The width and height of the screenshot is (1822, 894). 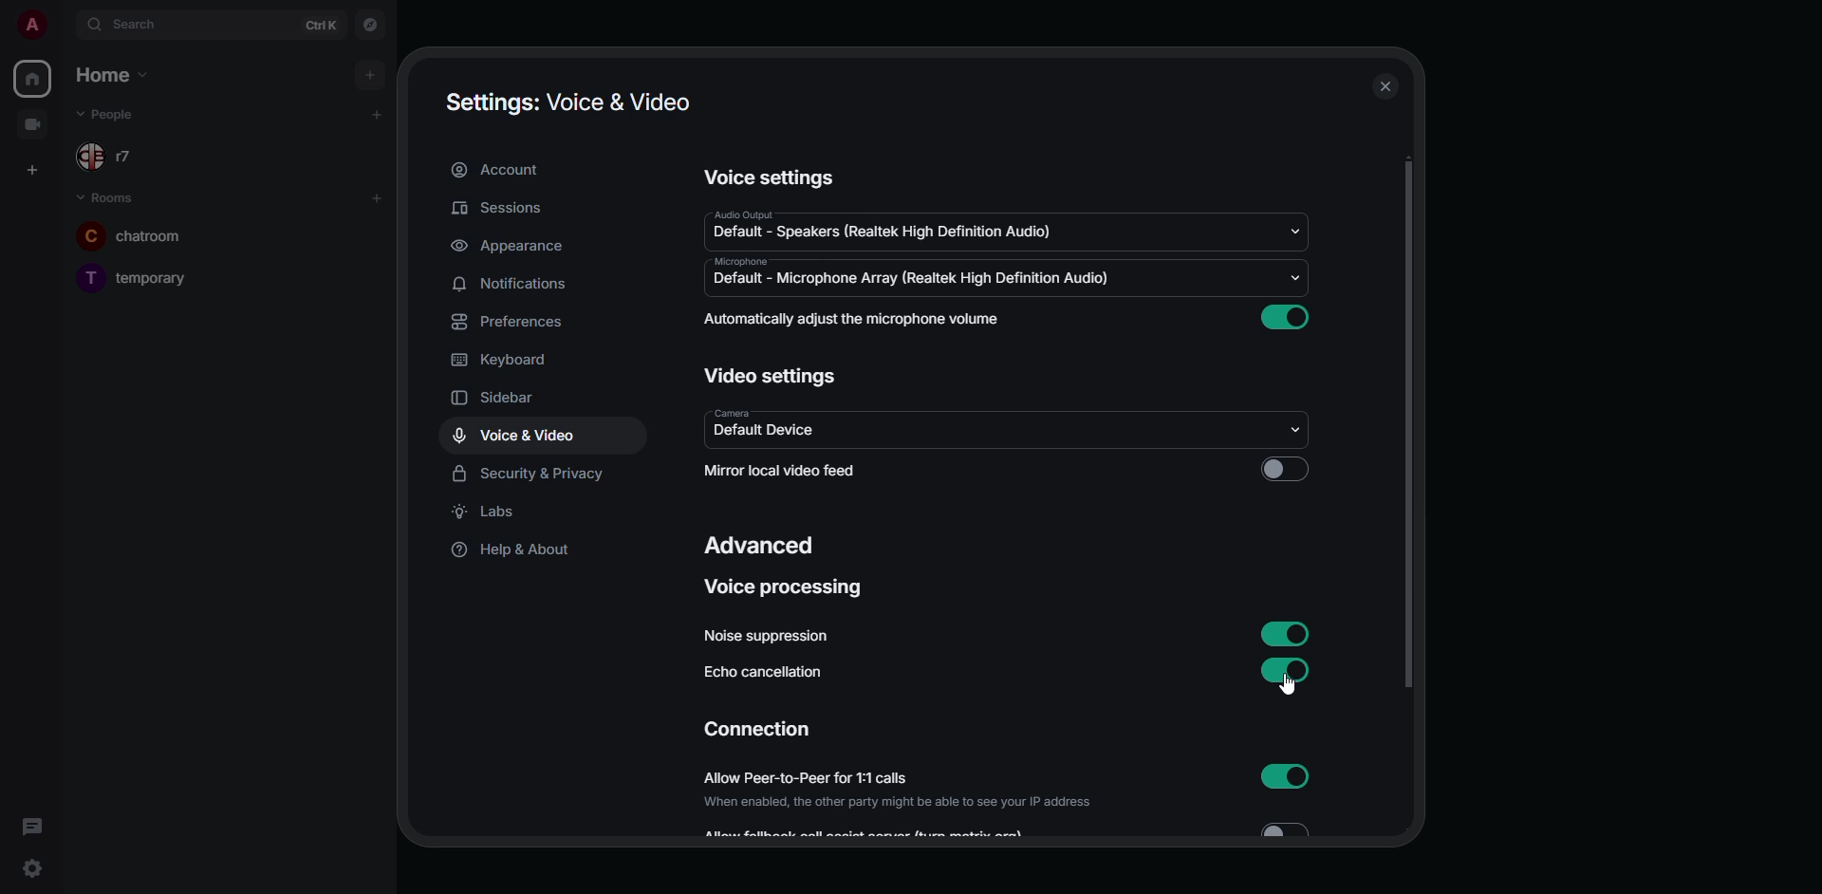 What do you see at coordinates (371, 75) in the screenshot?
I see `add` at bounding box center [371, 75].